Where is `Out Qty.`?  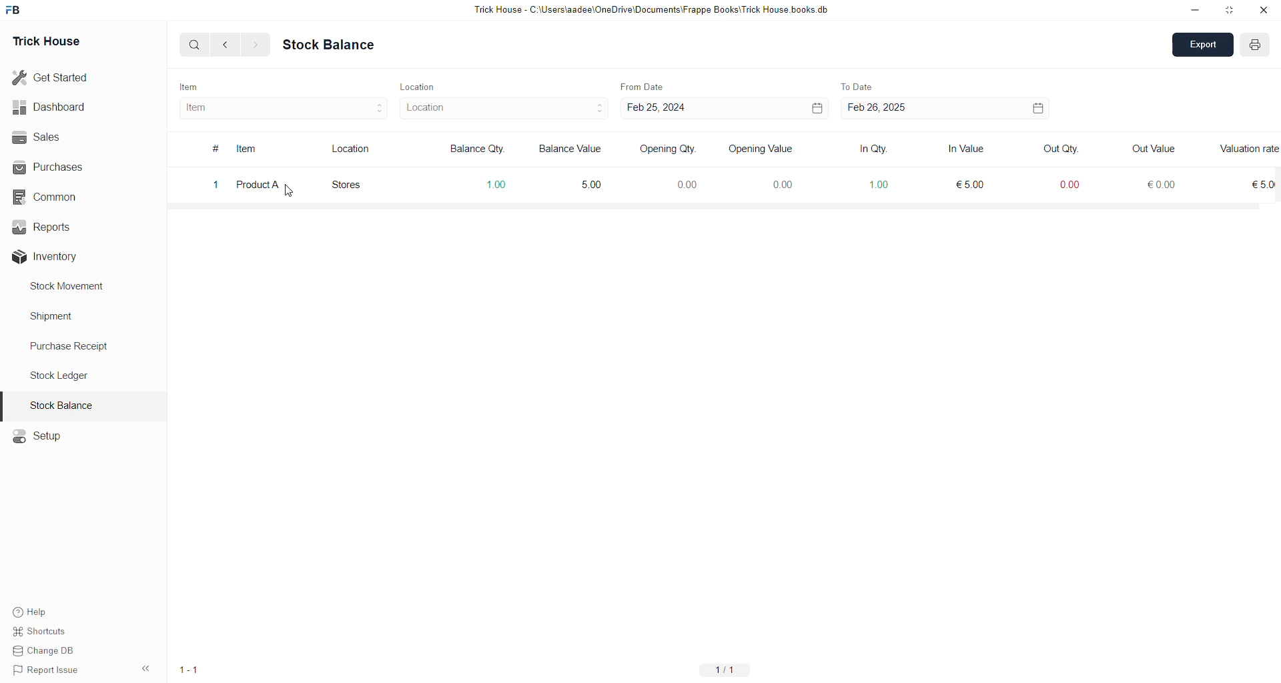
Out Qty. is located at coordinates (1063, 149).